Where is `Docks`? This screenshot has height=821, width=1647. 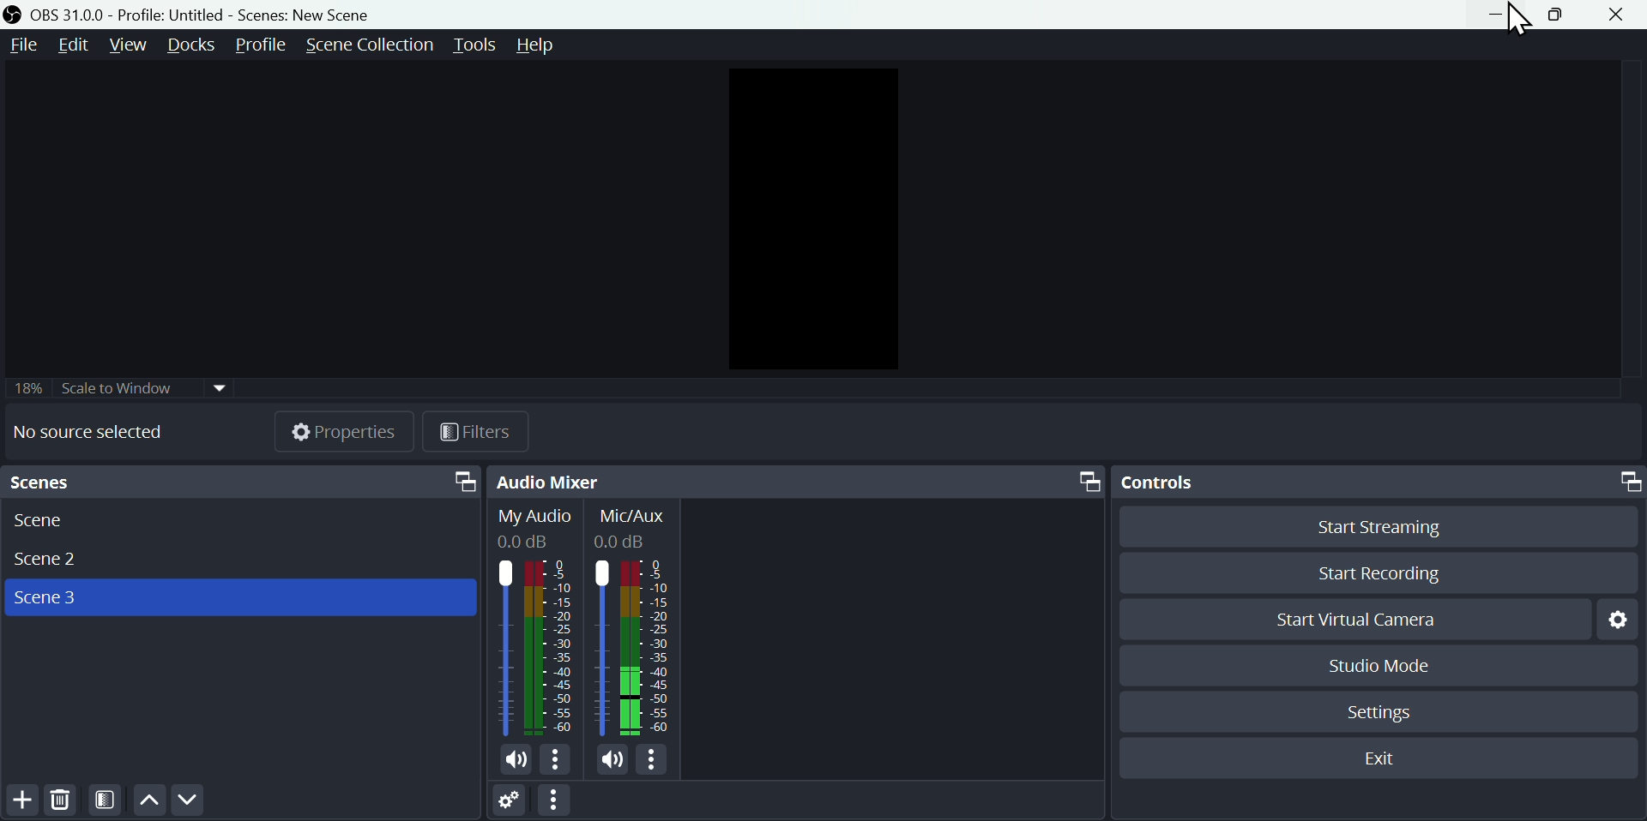
Docks is located at coordinates (196, 45).